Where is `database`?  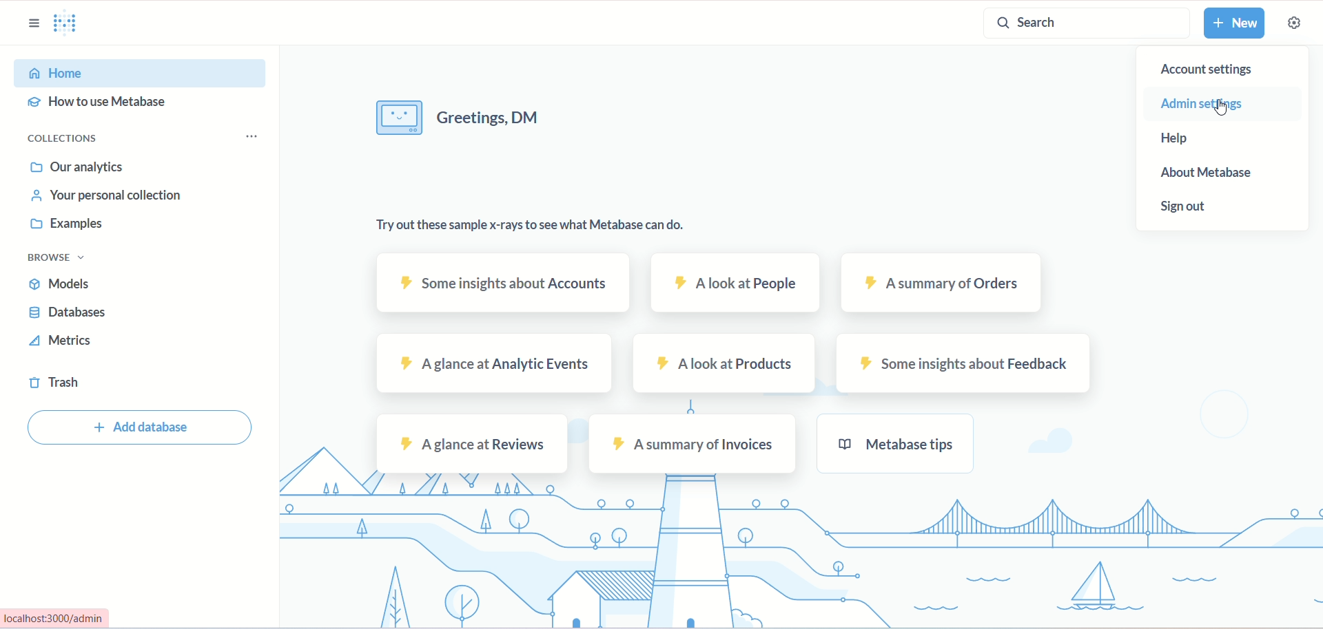 database is located at coordinates (77, 315).